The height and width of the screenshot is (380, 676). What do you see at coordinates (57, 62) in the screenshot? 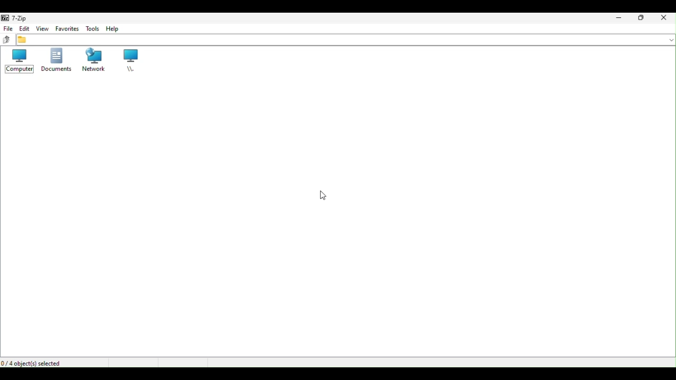
I see `Documents` at bounding box center [57, 62].